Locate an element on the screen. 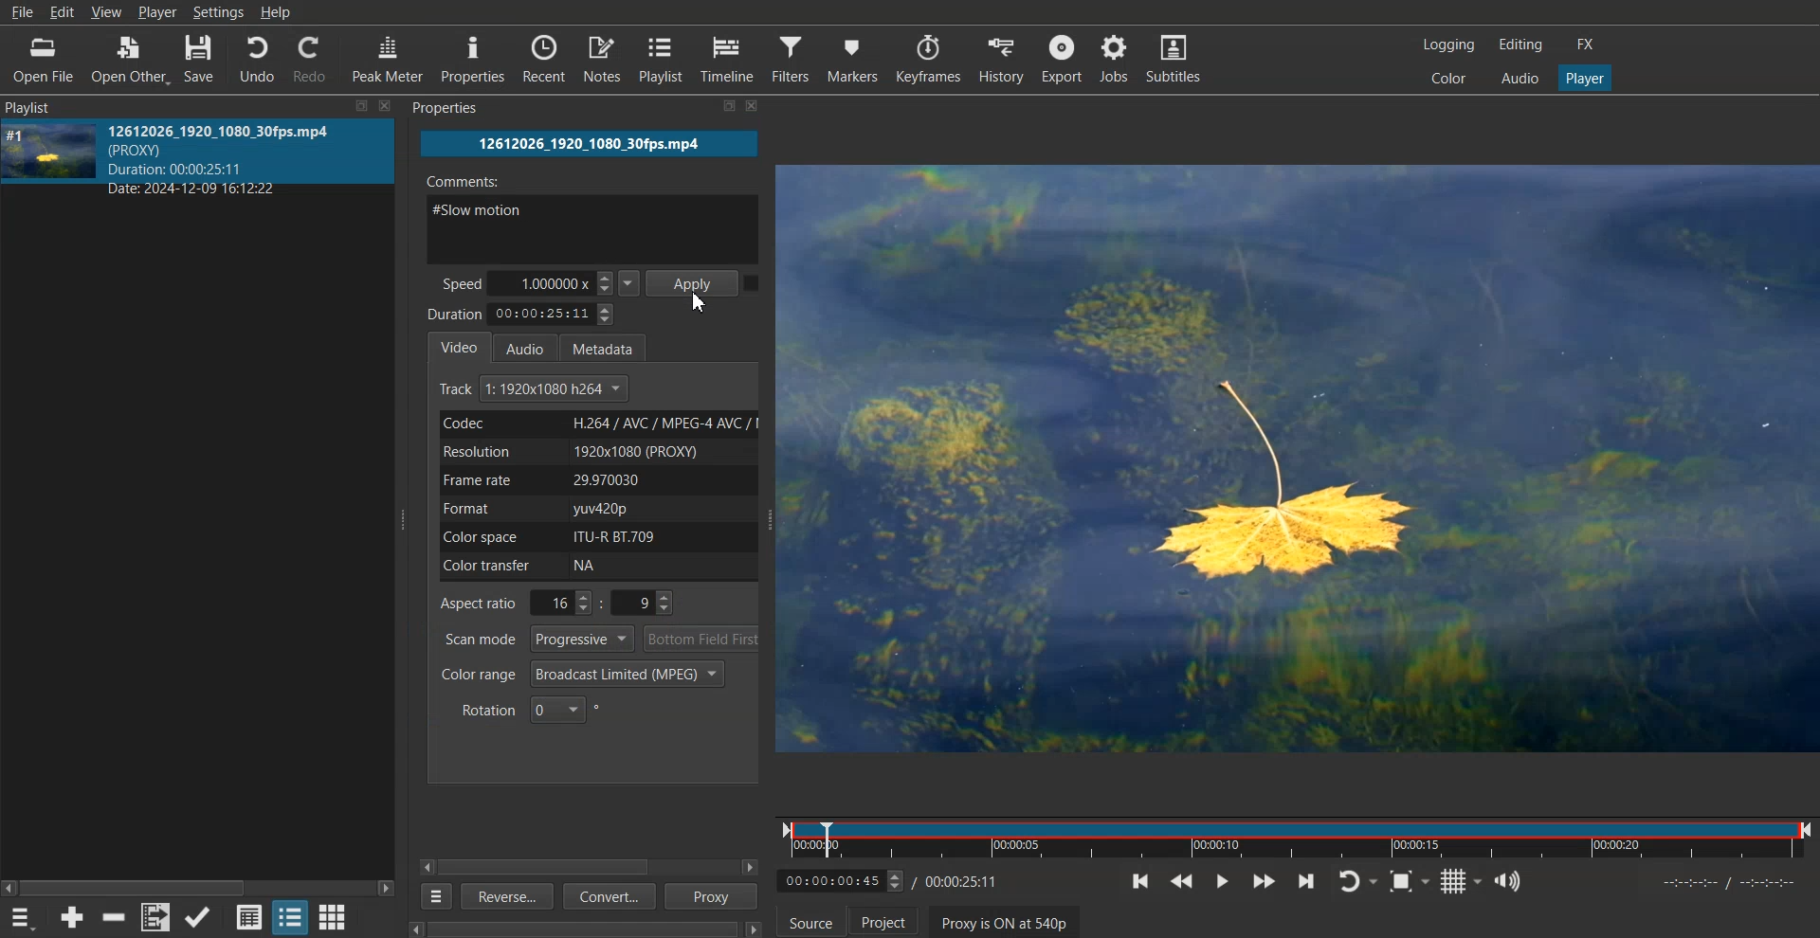 The image size is (1820, 938). Play Forward is located at coordinates (1264, 880).